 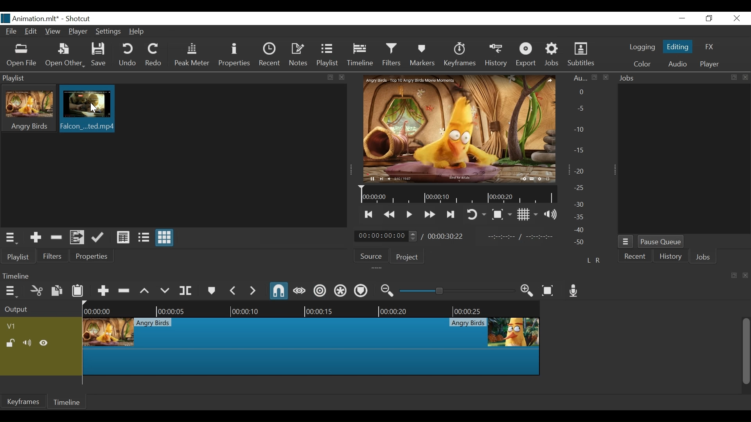 What do you see at coordinates (709, 18) in the screenshot?
I see `Restore` at bounding box center [709, 18].